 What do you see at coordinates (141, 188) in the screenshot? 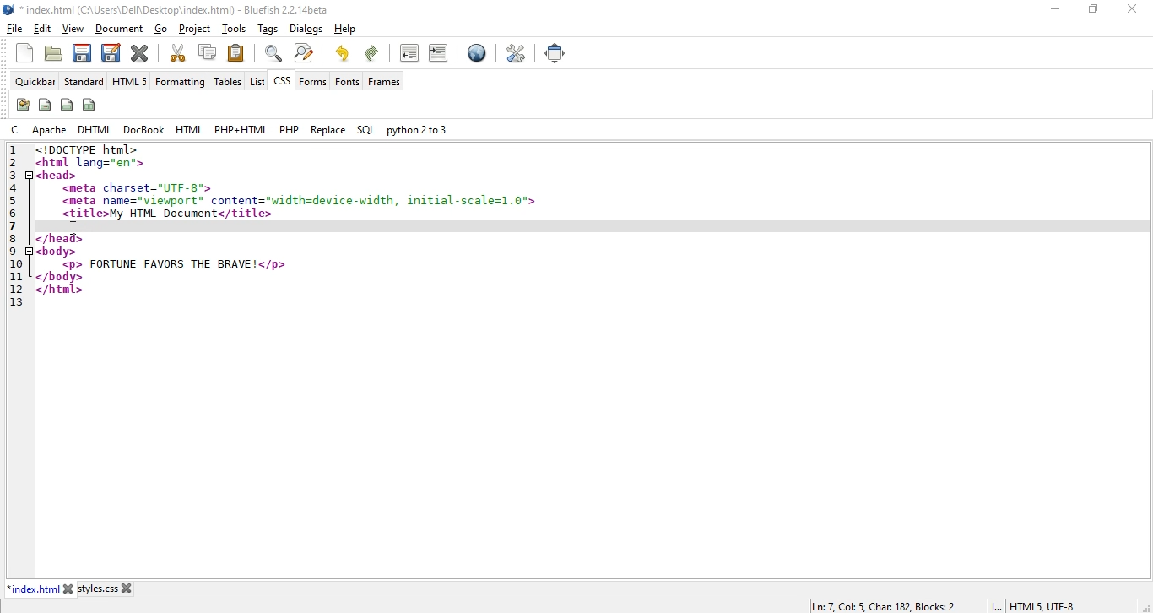
I see `<meta charset="UTF-8">` at bounding box center [141, 188].